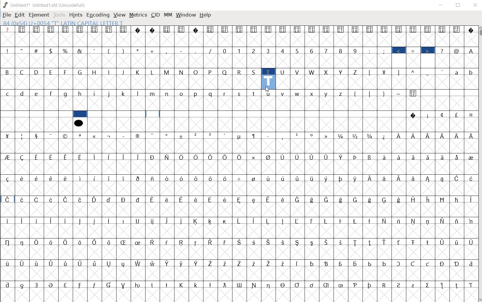 The image size is (482, 302). I want to click on t, so click(254, 93).